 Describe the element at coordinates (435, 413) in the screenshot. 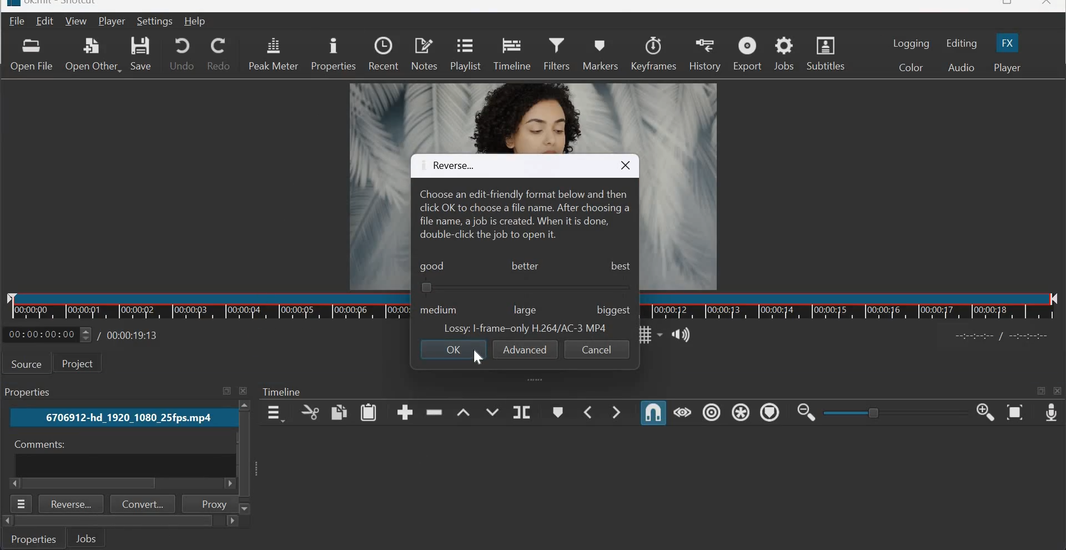

I see `ripple delete` at that location.